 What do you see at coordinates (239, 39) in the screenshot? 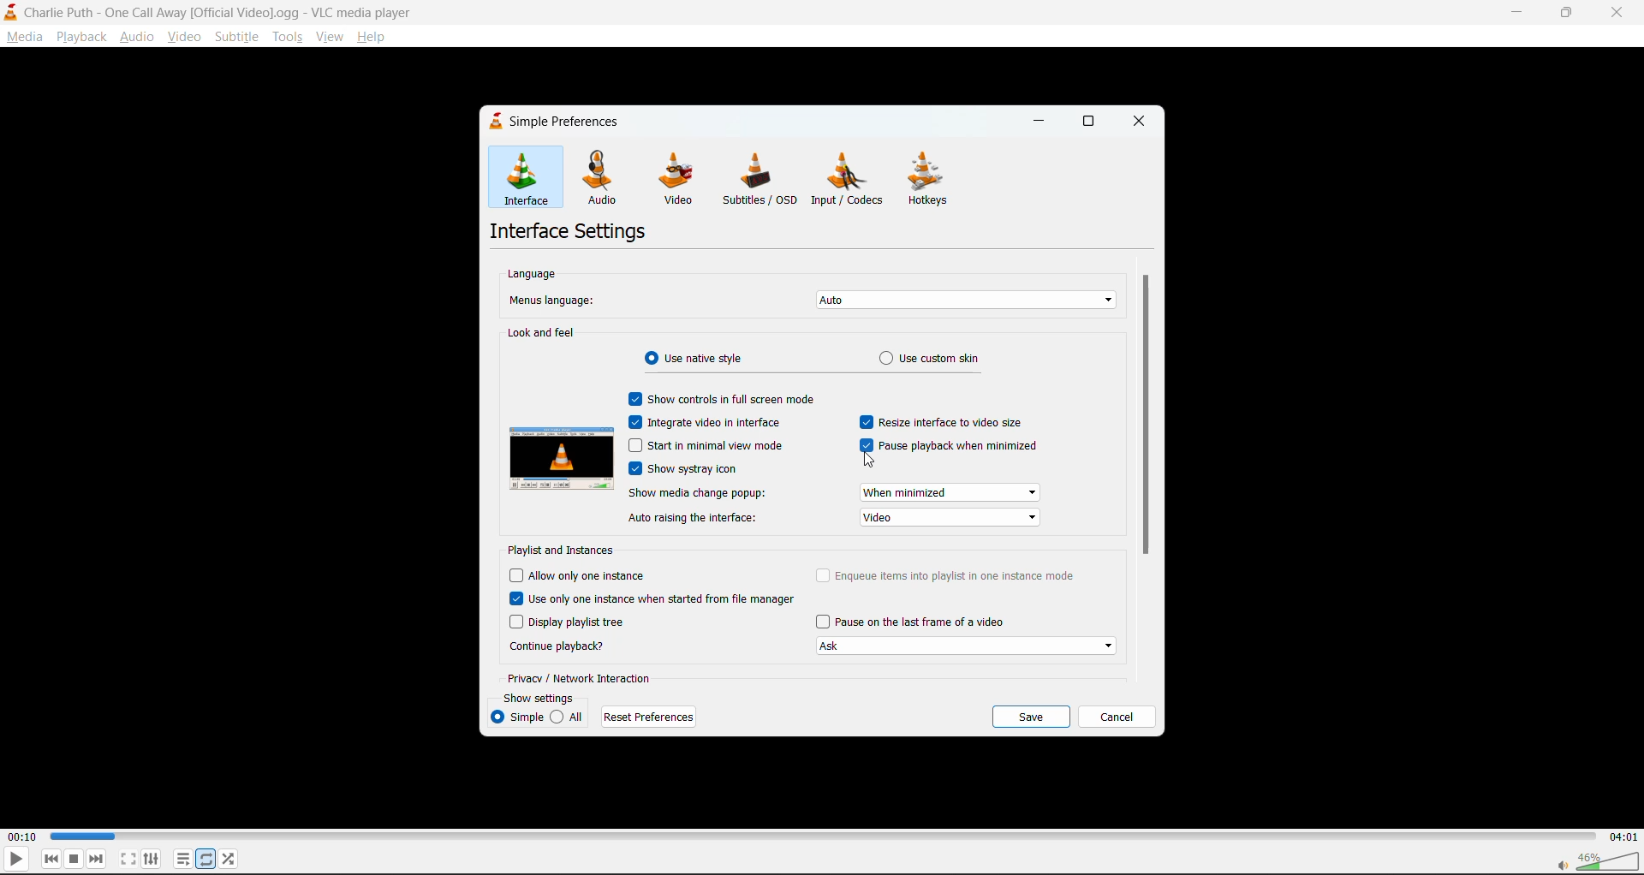
I see `subtitle` at bounding box center [239, 39].